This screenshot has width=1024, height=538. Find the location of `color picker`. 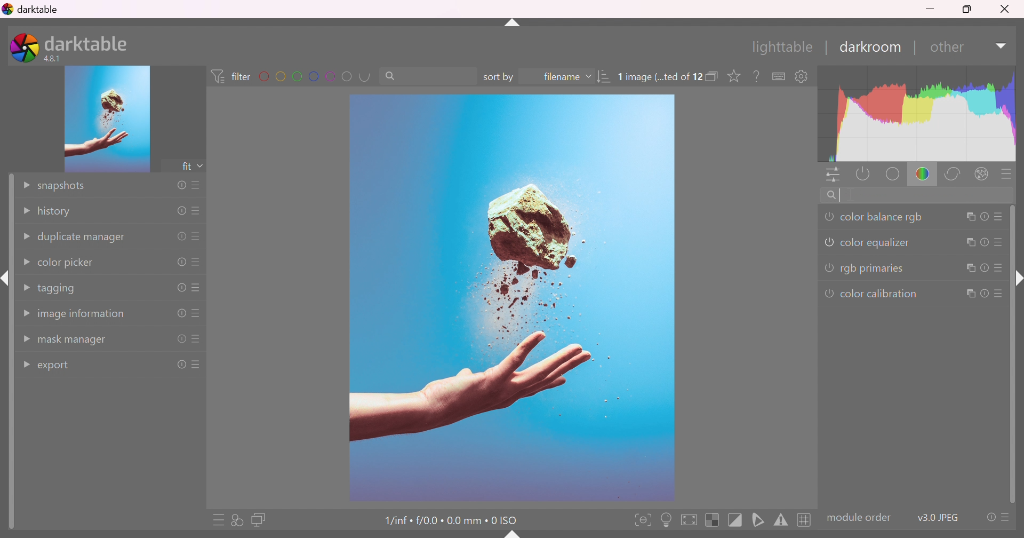

color picker is located at coordinates (68, 264).